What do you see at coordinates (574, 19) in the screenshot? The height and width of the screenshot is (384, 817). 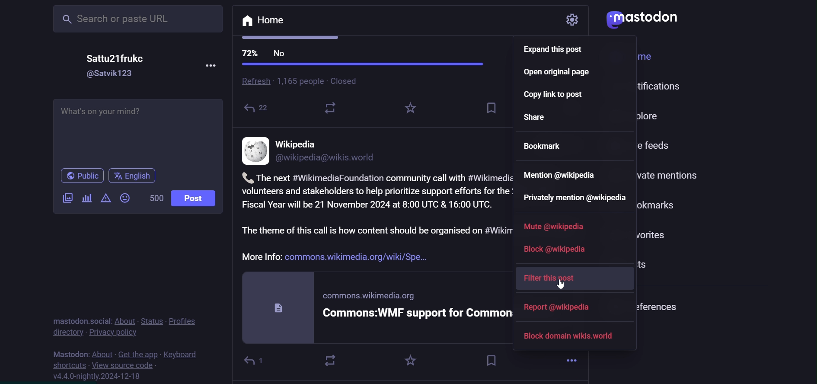 I see `setting` at bounding box center [574, 19].